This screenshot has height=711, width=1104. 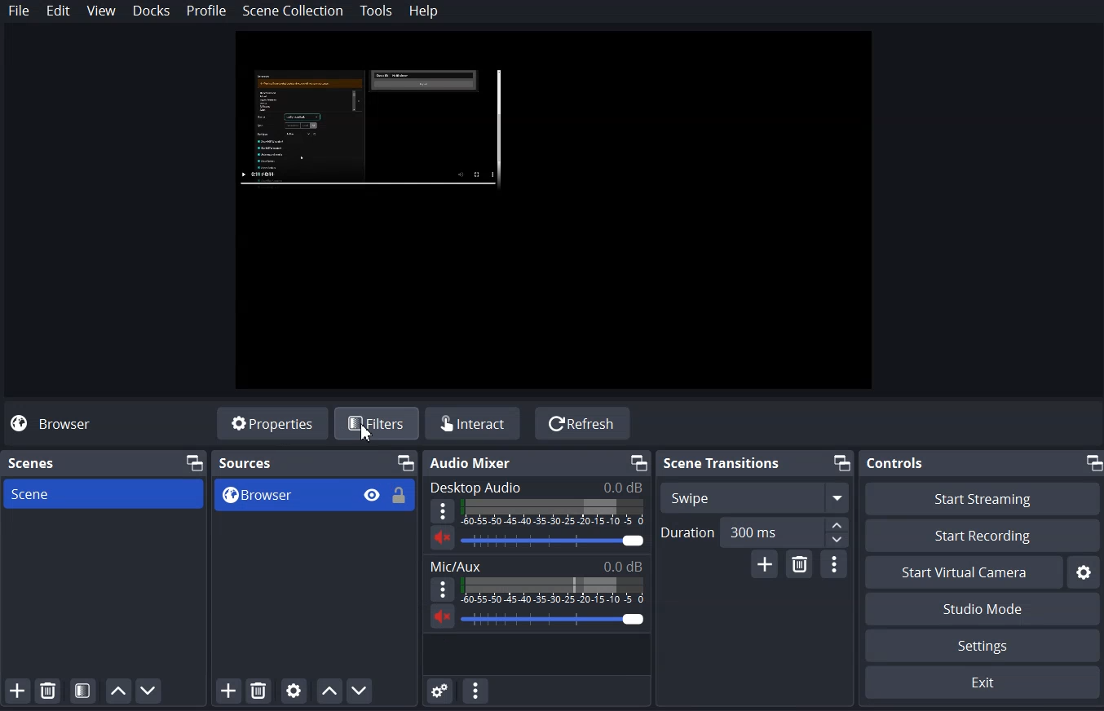 I want to click on Volume Indicator, so click(x=553, y=590).